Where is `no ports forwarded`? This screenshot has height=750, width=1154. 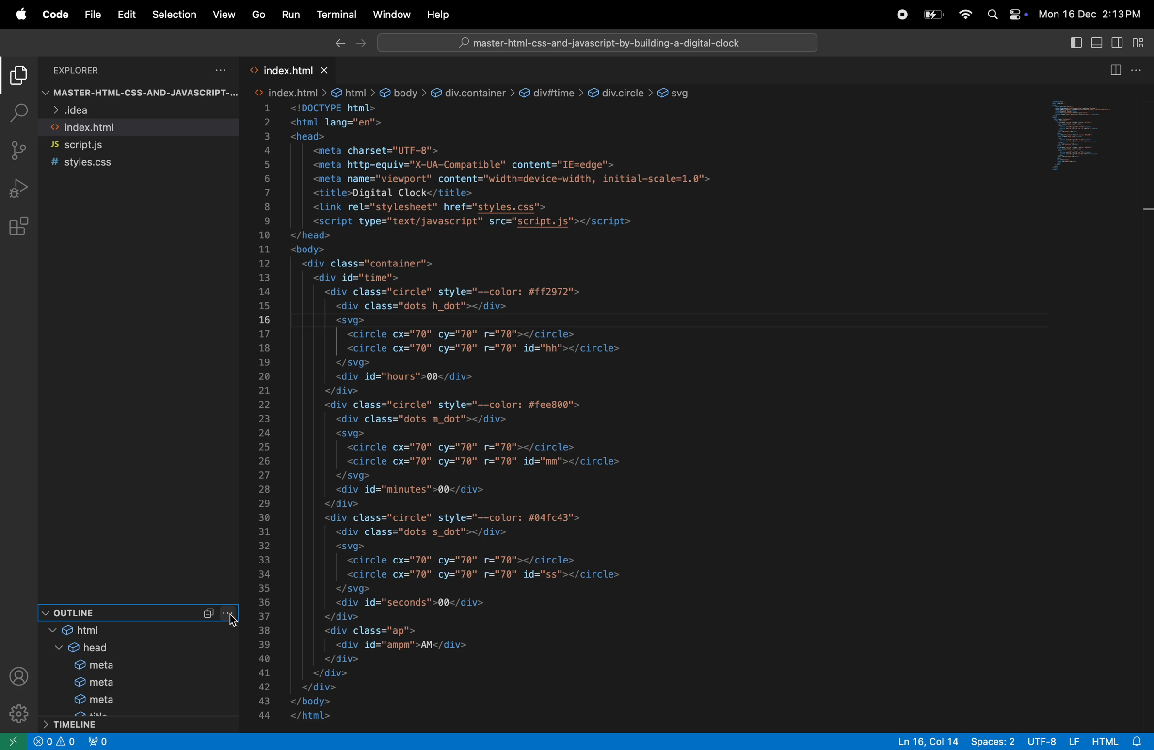 no ports forwarded is located at coordinates (101, 741).